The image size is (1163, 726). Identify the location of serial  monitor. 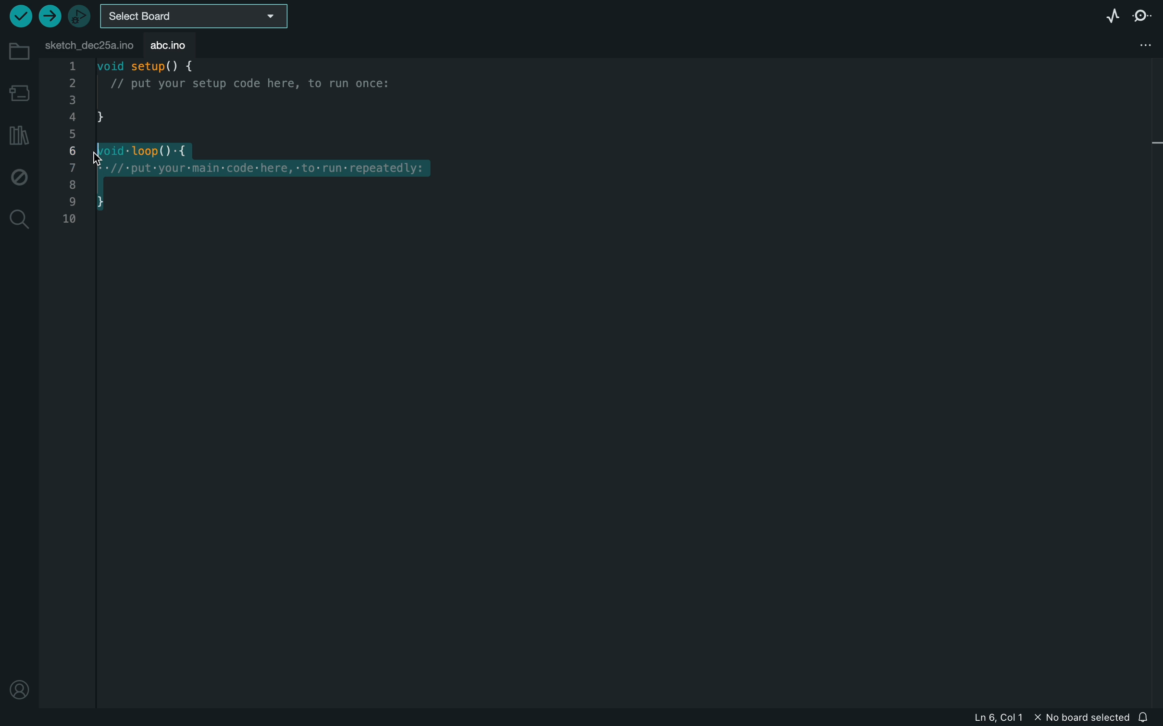
(1144, 17).